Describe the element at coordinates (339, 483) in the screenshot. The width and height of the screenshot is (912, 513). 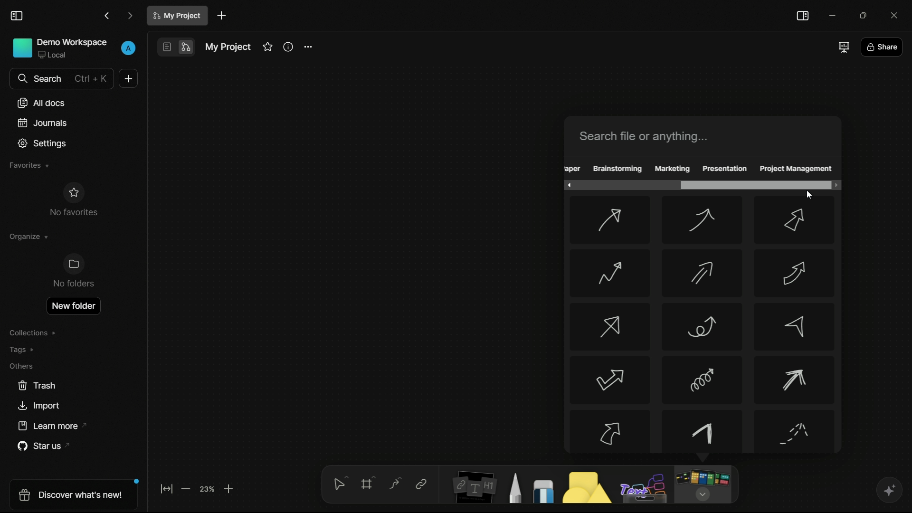
I see `select` at that location.